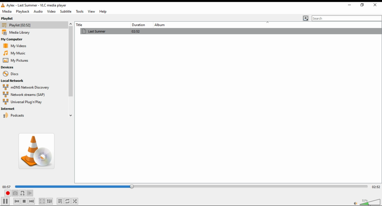 The image size is (382, 206). I want to click on media library, so click(18, 32).